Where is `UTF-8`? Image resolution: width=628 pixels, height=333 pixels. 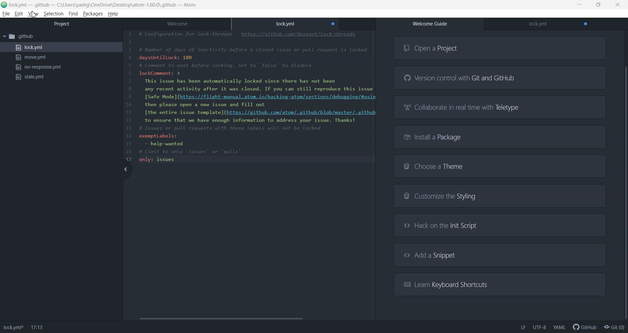
UTF-8 is located at coordinates (539, 327).